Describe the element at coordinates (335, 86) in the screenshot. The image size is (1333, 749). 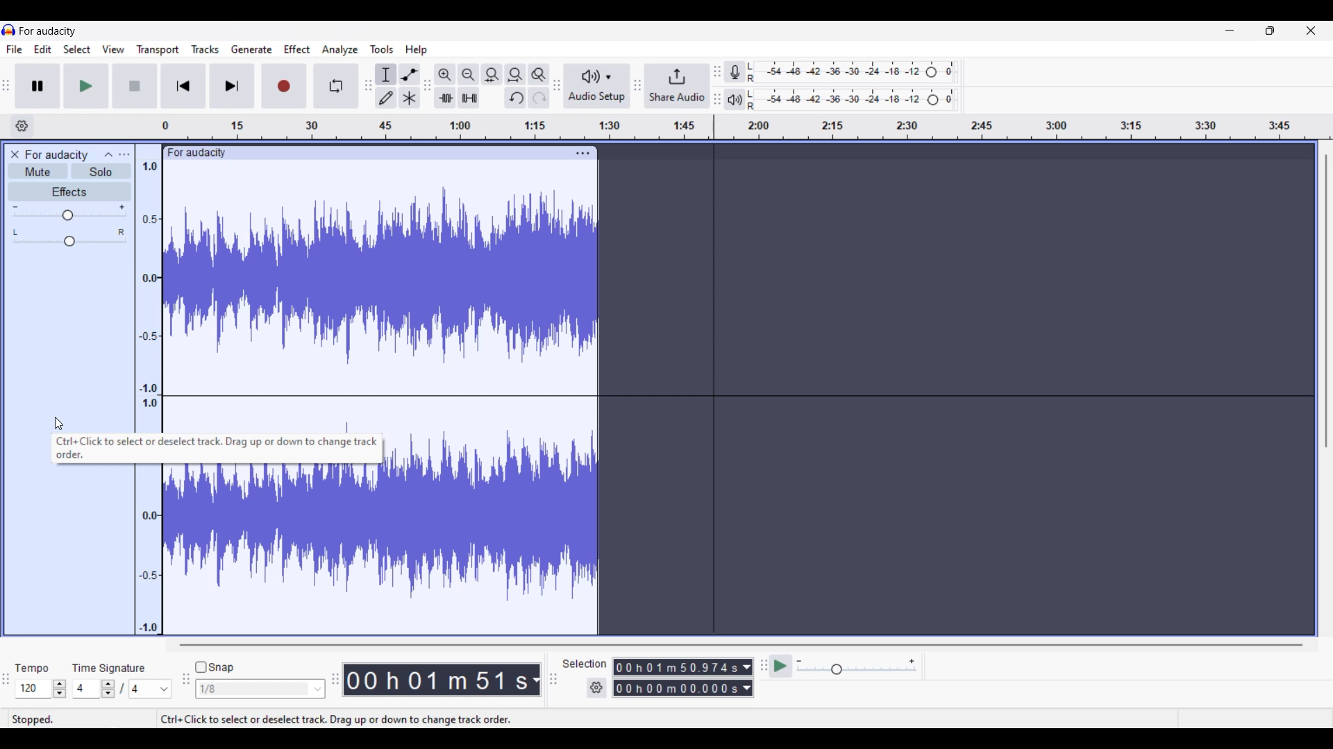
I see `Enable looping` at that location.